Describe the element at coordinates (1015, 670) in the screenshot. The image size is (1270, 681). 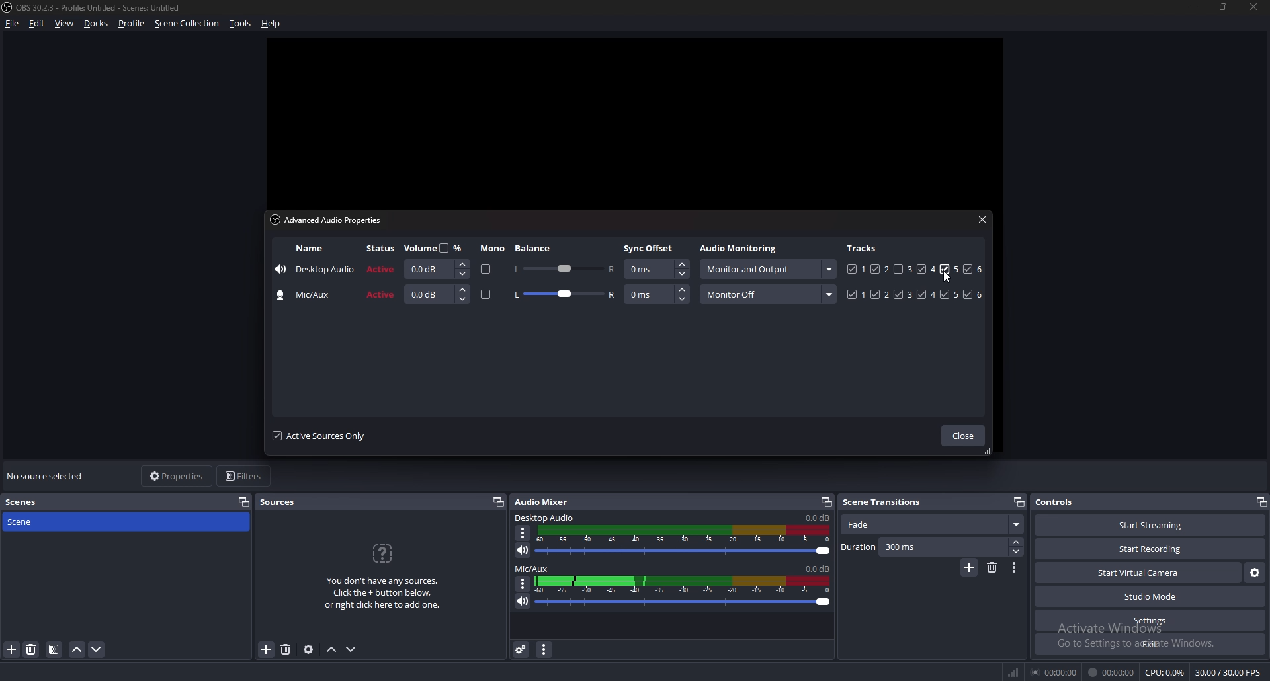
I see `network` at that location.